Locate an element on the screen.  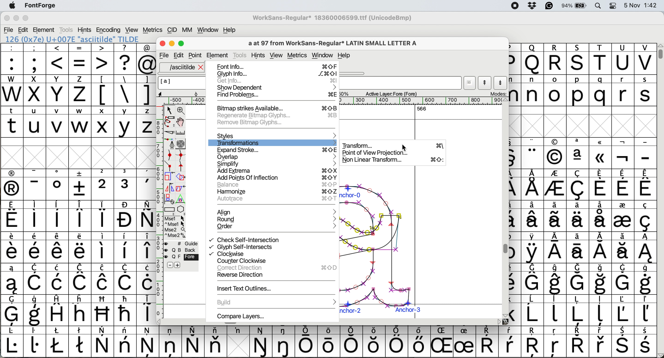
change whether spiro is active or not is located at coordinates (181, 143).